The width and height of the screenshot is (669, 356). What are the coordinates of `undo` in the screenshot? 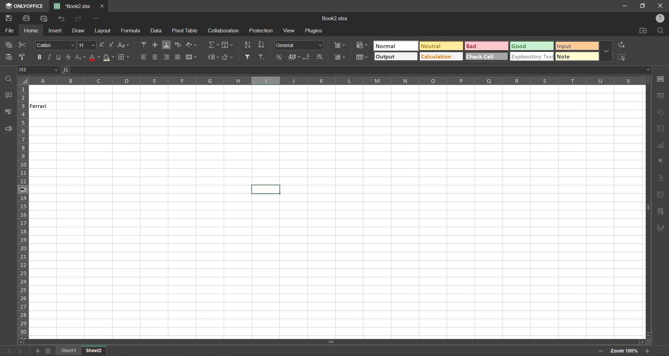 It's located at (63, 19).